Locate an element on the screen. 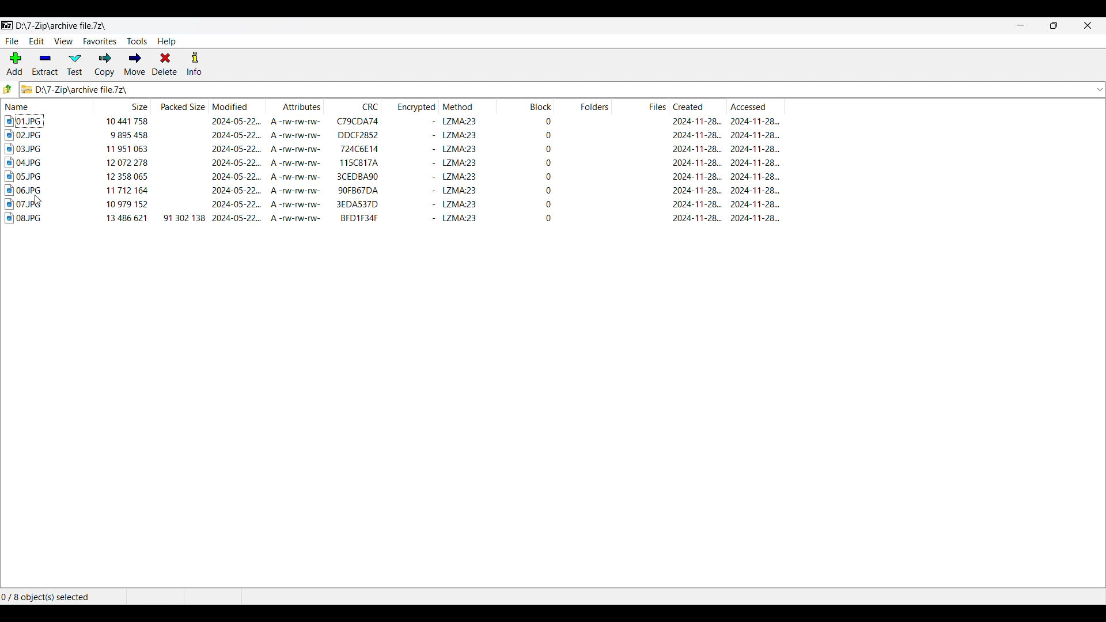 This screenshot has width=1106, height=622. Accessed column is located at coordinates (755, 106).